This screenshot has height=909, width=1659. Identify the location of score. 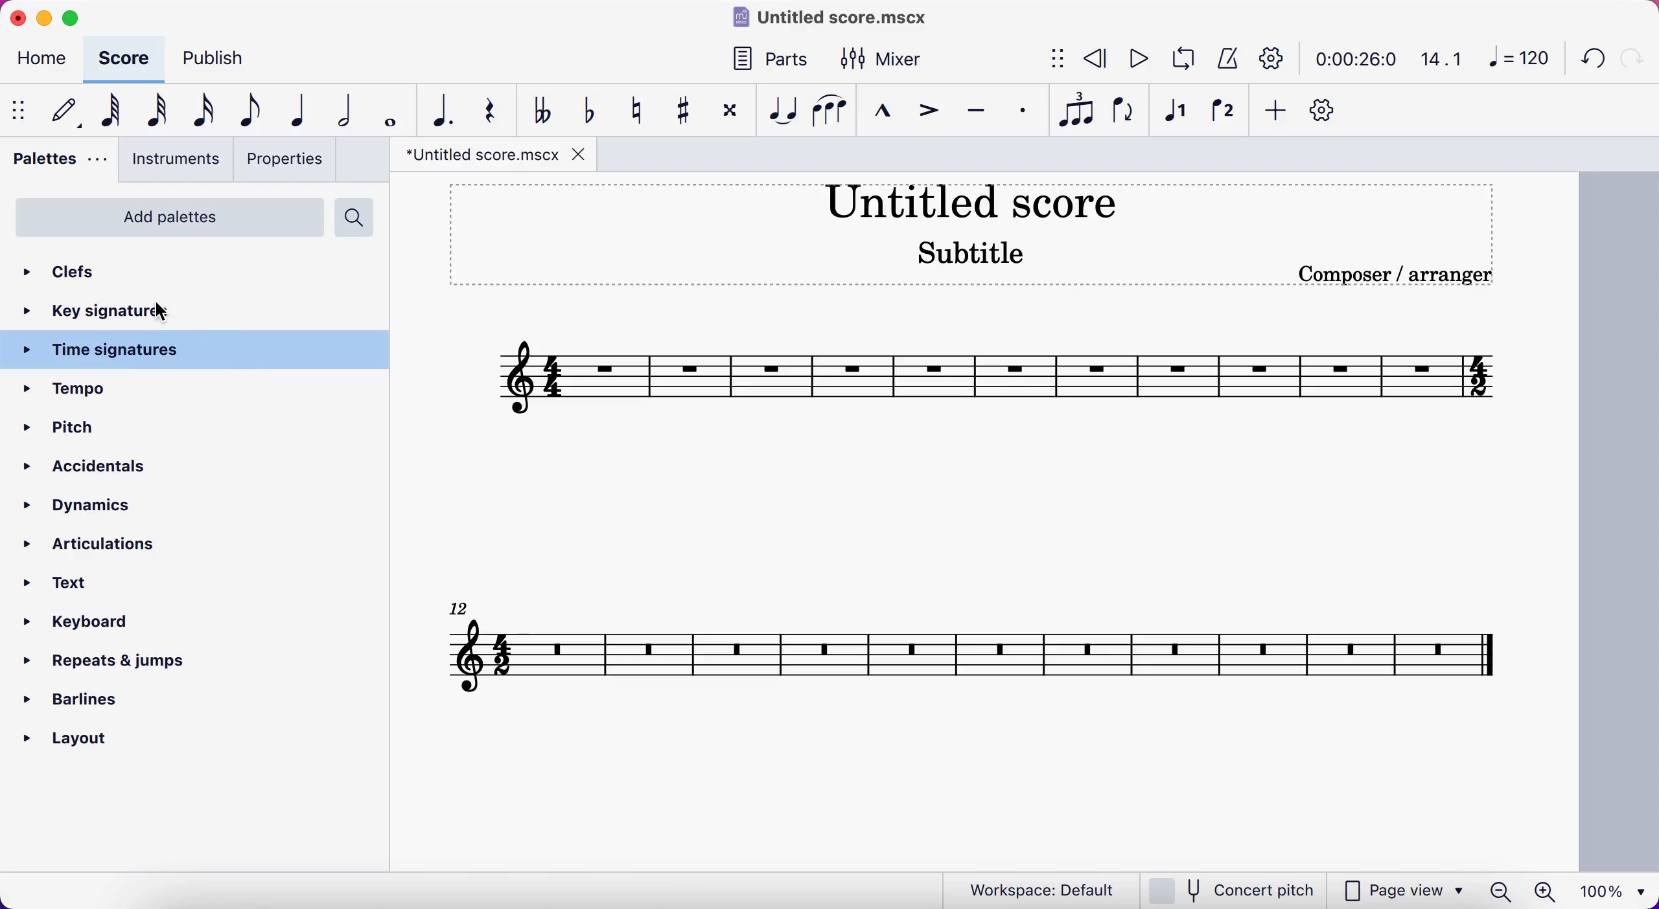
(126, 59).